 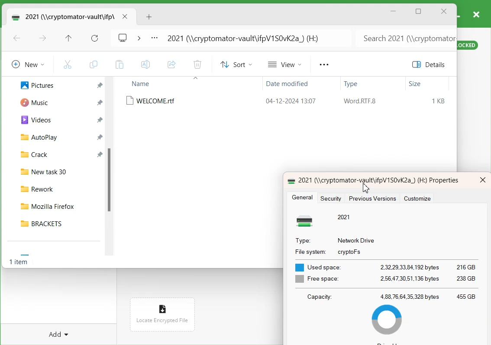 I want to click on More, so click(x=154, y=38).